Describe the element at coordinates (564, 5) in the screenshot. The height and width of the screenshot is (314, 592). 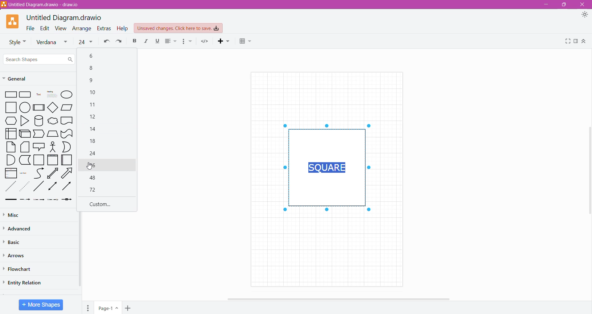
I see `Restore Down` at that location.